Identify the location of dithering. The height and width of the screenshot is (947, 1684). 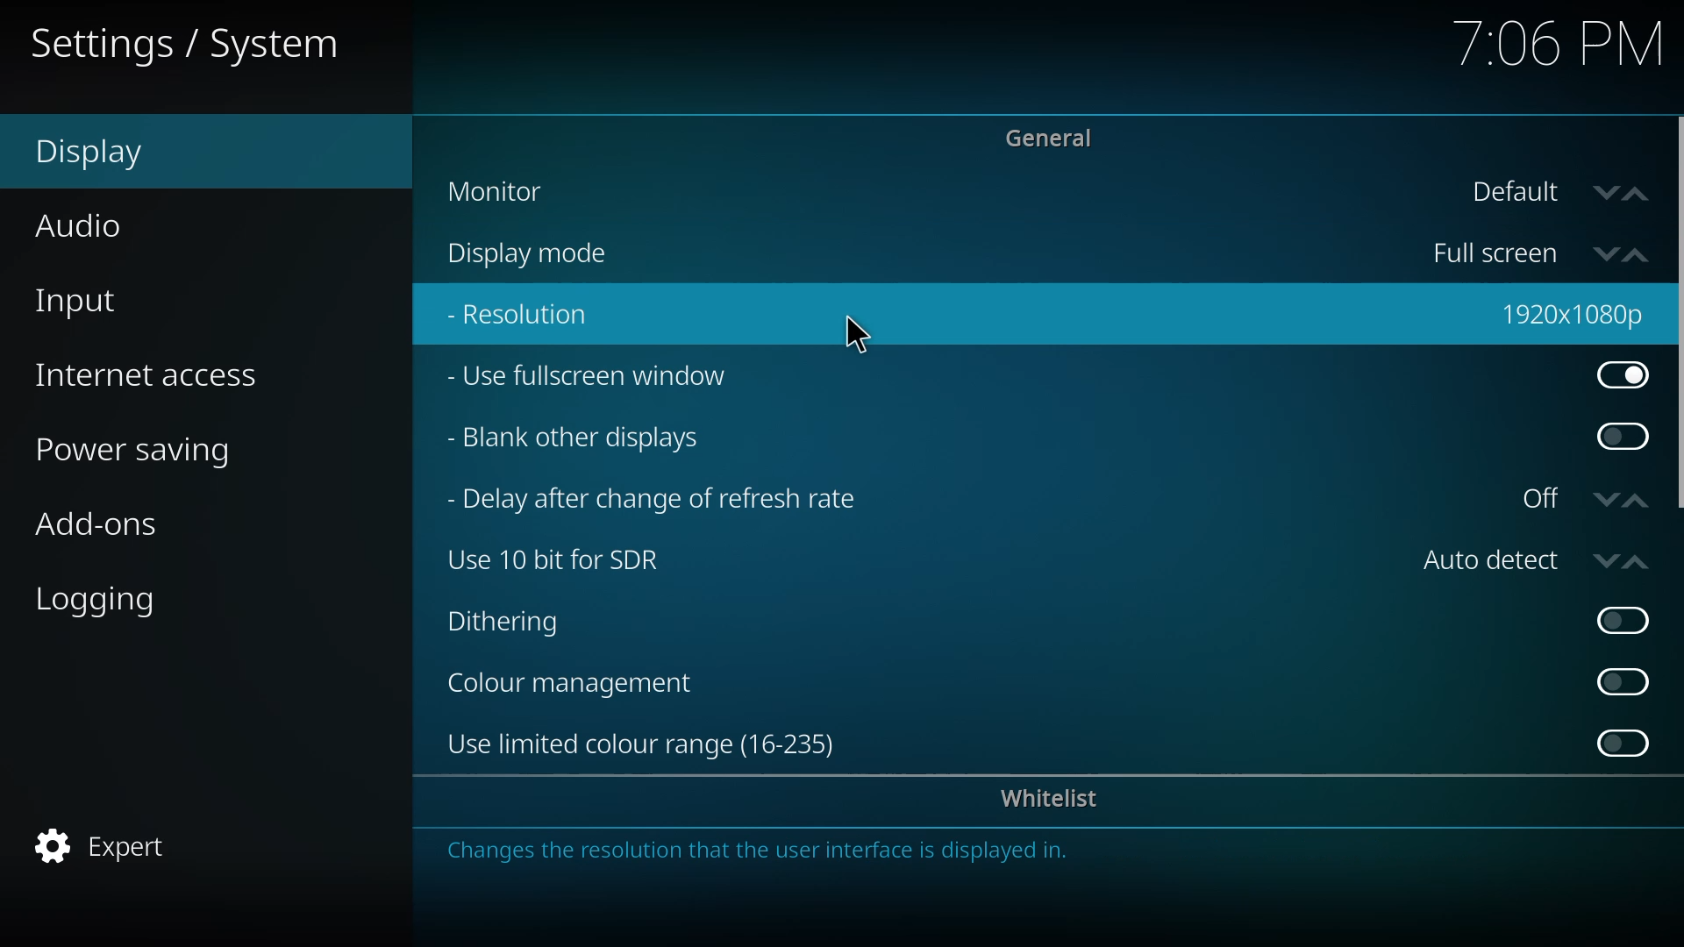
(509, 623).